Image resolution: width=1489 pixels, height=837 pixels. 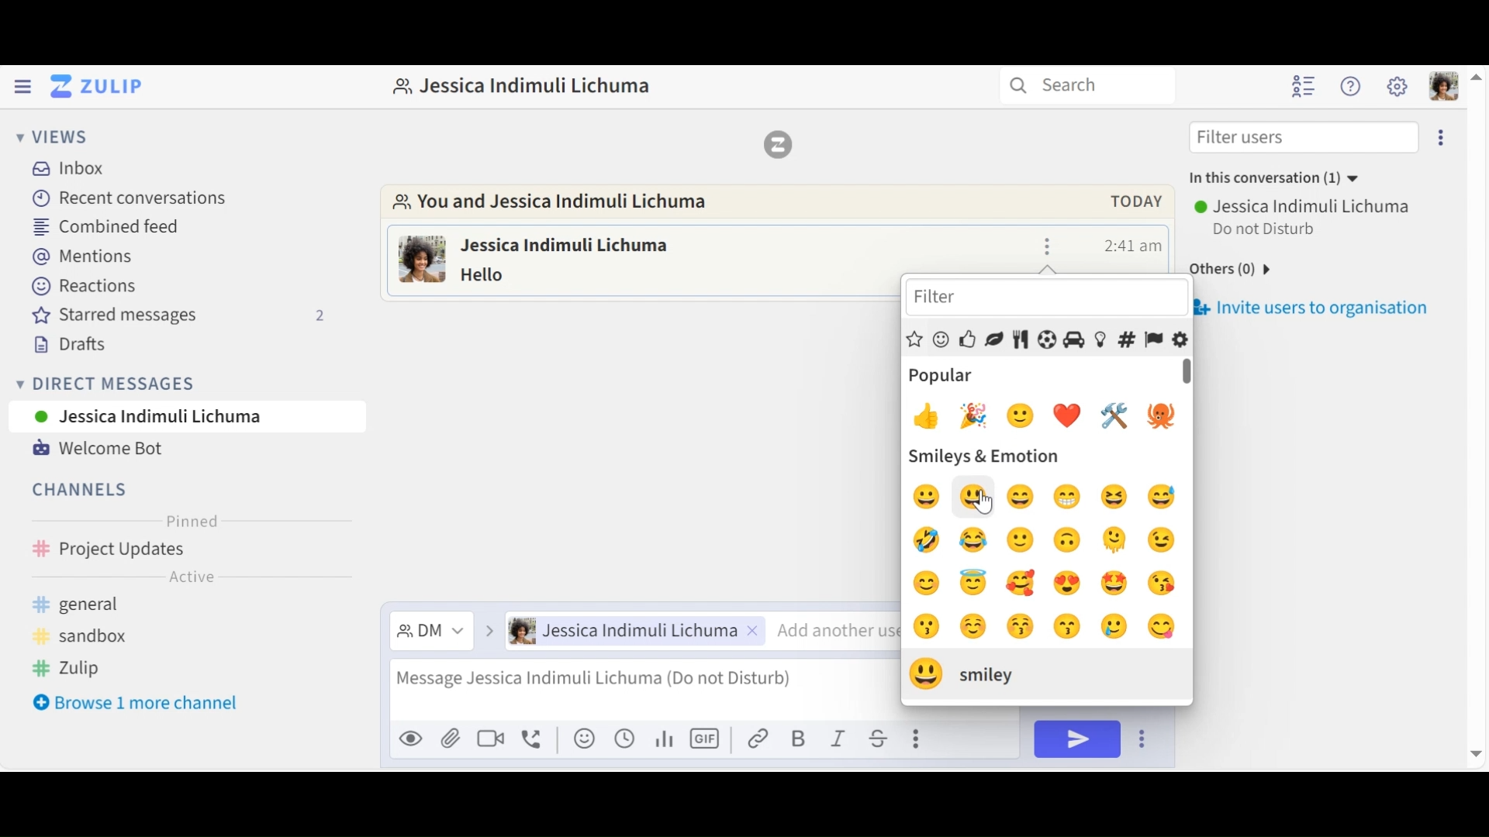 I want to click on Objects, so click(x=1101, y=339).